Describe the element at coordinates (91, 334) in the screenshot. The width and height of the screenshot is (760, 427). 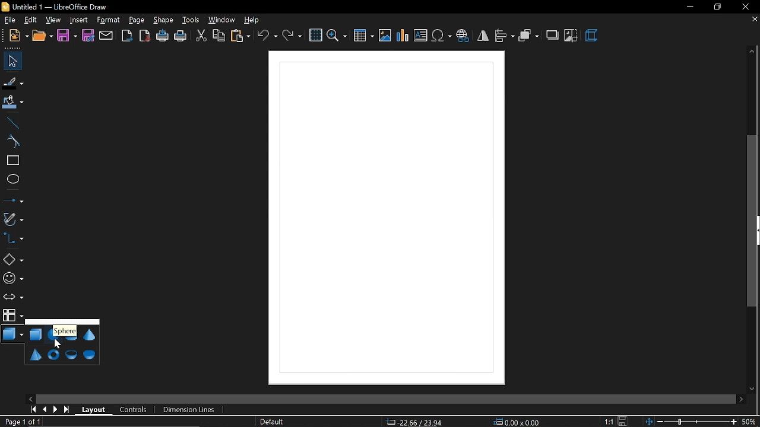
I see `cone` at that location.